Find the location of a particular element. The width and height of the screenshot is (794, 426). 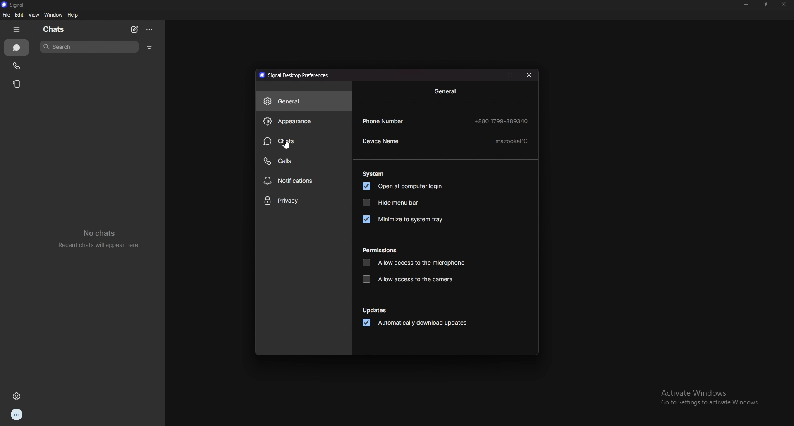

calls is located at coordinates (302, 161).